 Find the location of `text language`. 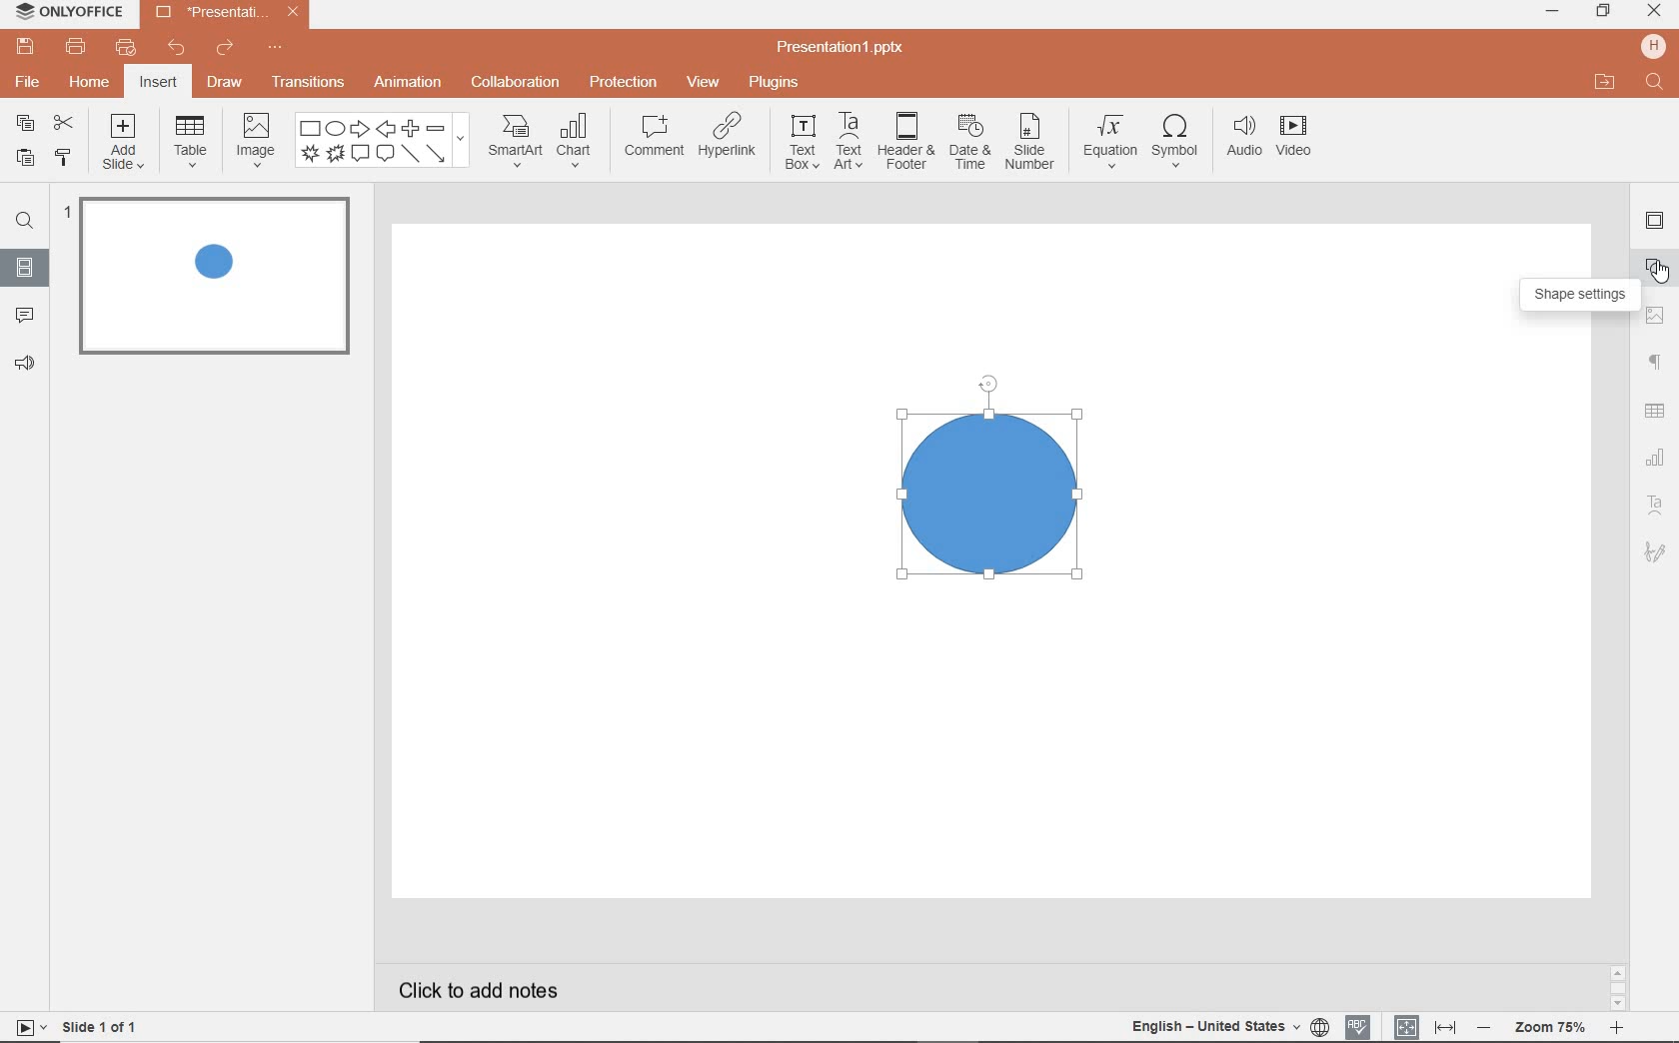

text language is located at coordinates (1217, 1028).